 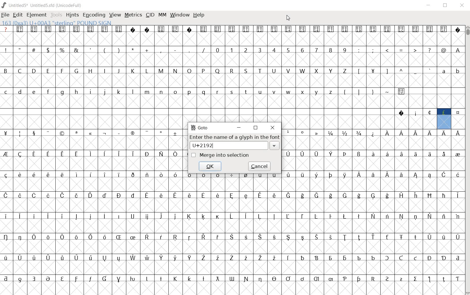 I want to click on glyph characters, so click(x=91, y=160).